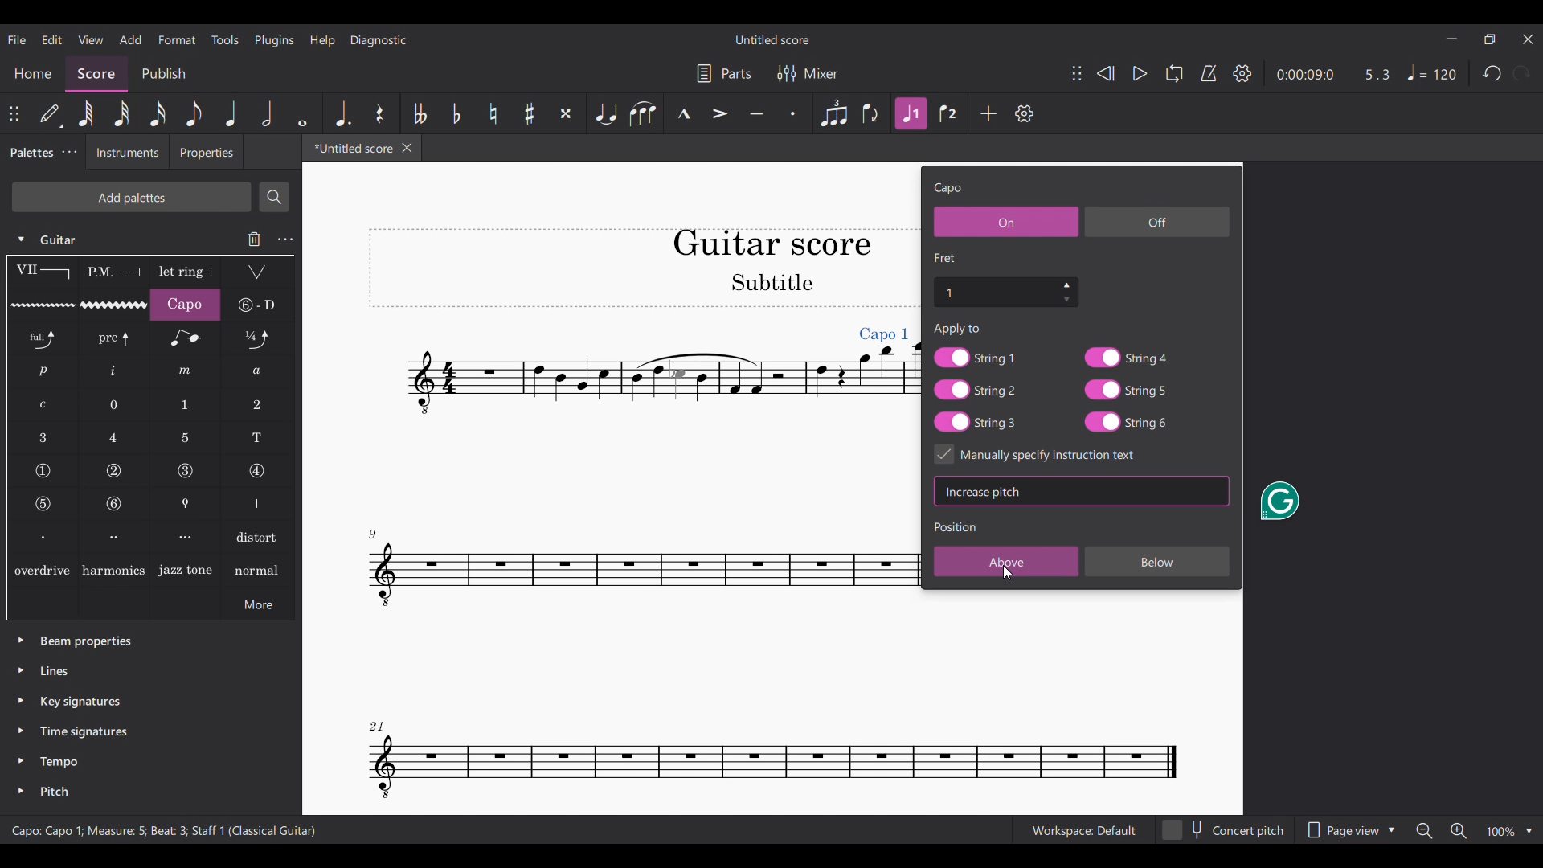 This screenshot has width=1543, height=868. I want to click on Add, so click(988, 113).